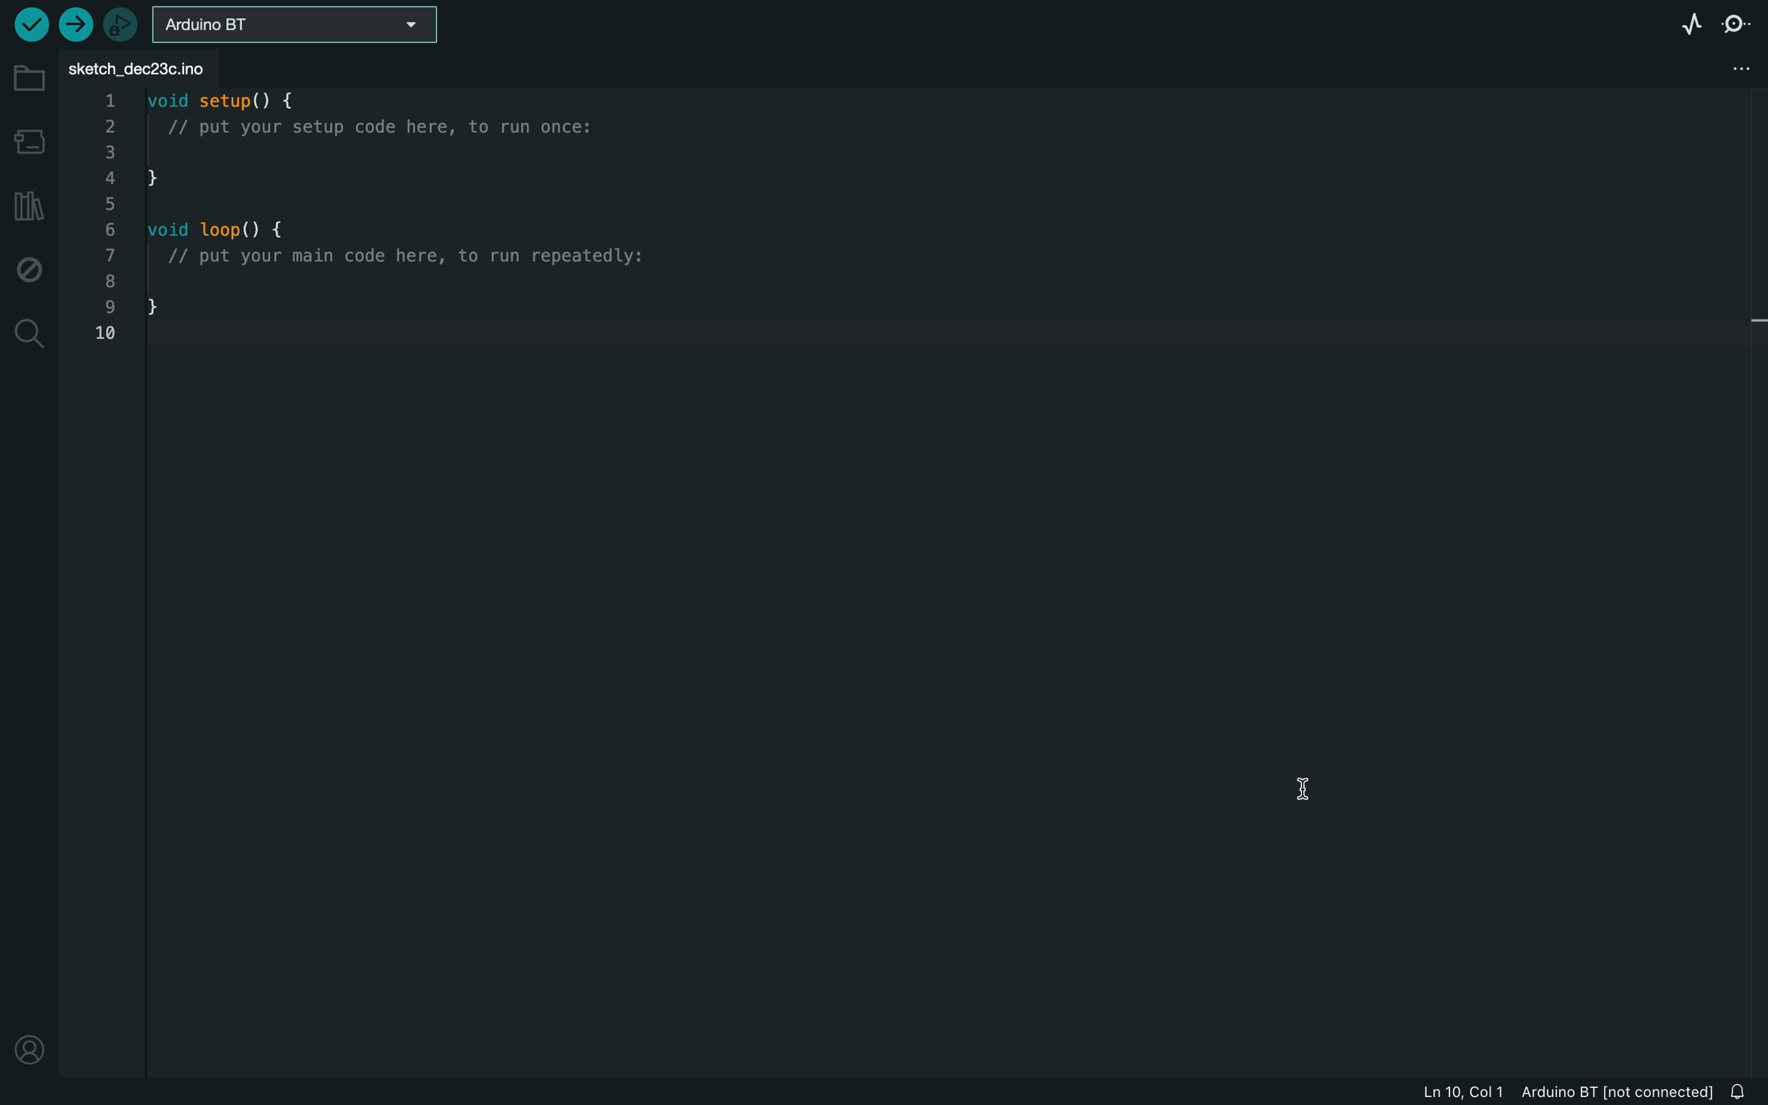 The height and width of the screenshot is (1105, 1768). I want to click on serial monitor, so click(1738, 21).